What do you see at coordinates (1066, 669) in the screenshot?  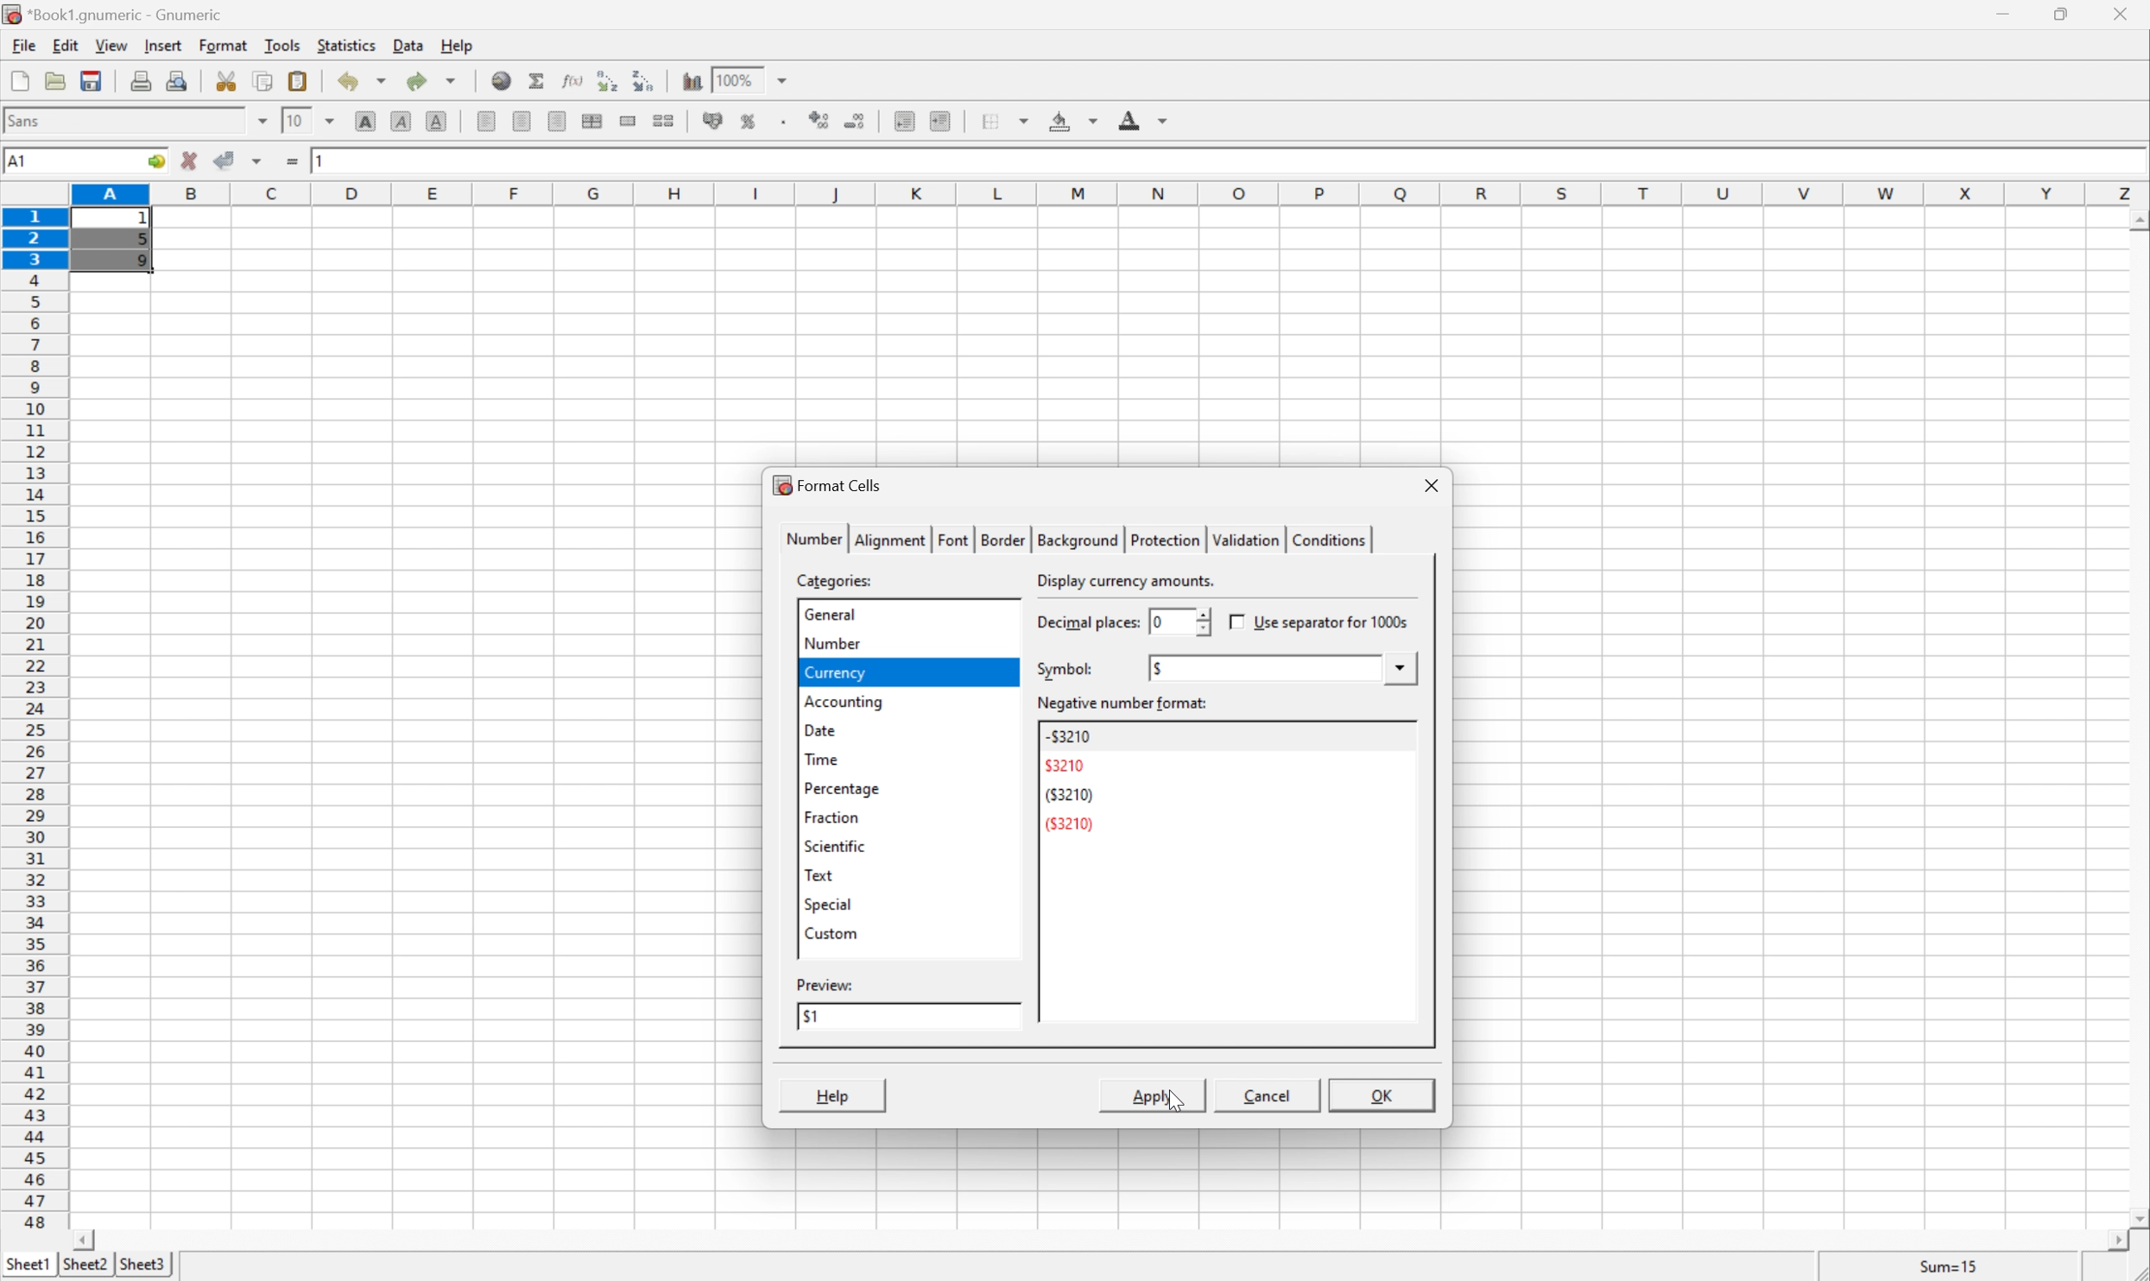 I see `symbol:` at bounding box center [1066, 669].